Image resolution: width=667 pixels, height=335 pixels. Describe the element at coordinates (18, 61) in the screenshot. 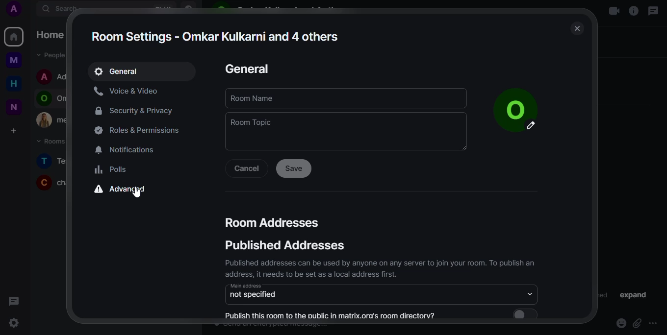

I see `` at that location.